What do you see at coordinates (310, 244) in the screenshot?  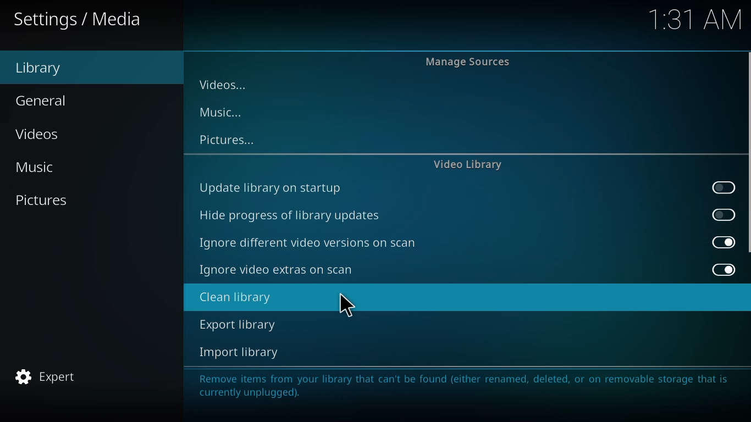 I see `ignore different video versions on scan` at bounding box center [310, 244].